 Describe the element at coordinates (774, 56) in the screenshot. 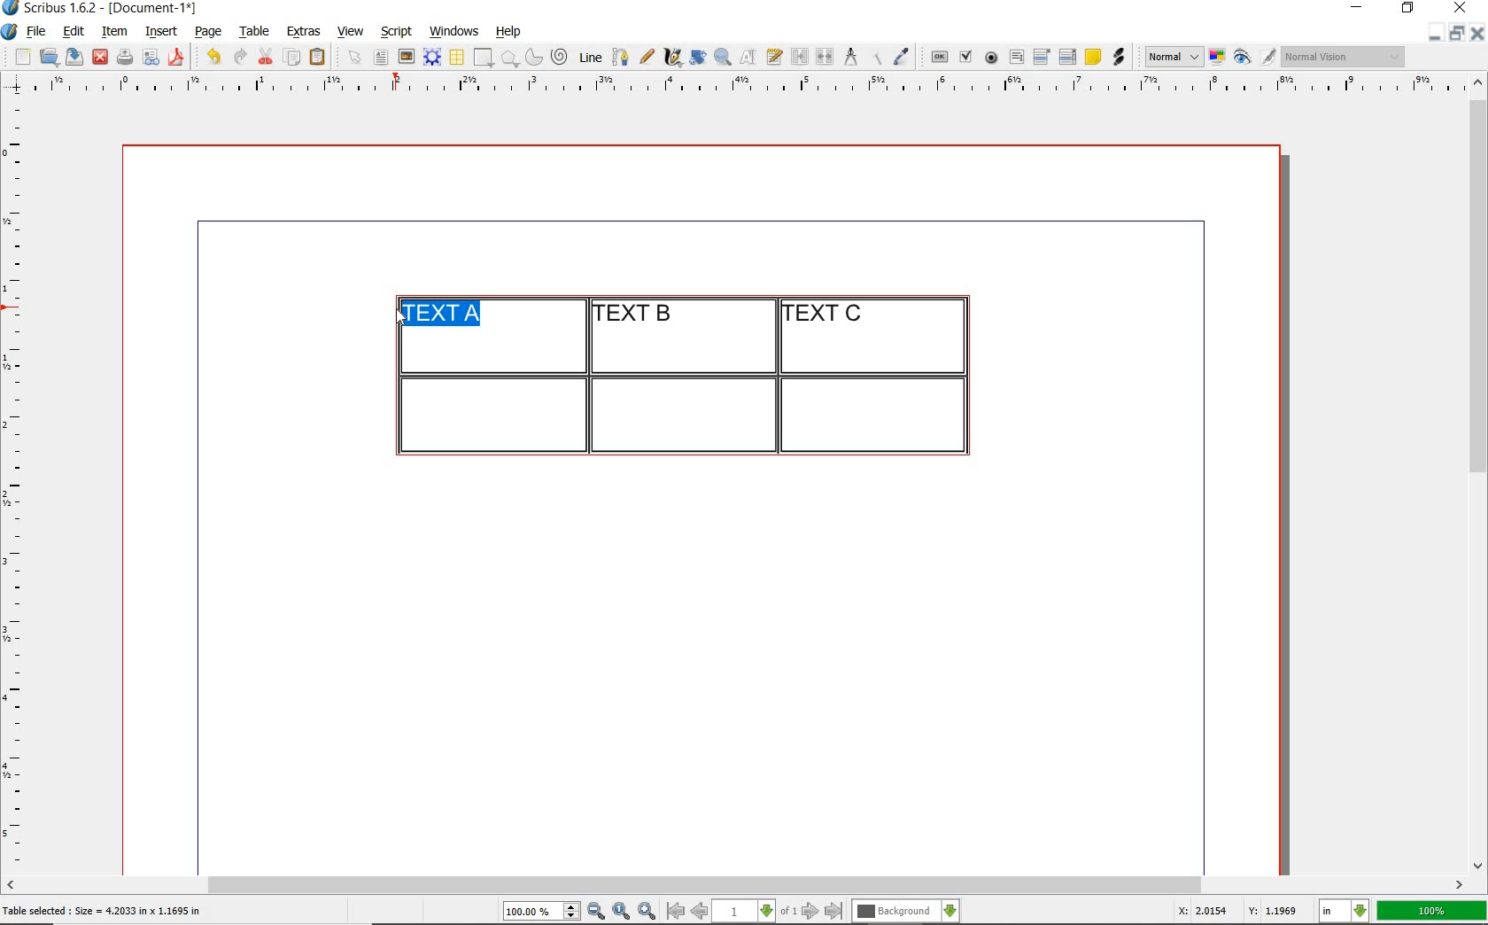

I see `edit text with story editor` at that location.